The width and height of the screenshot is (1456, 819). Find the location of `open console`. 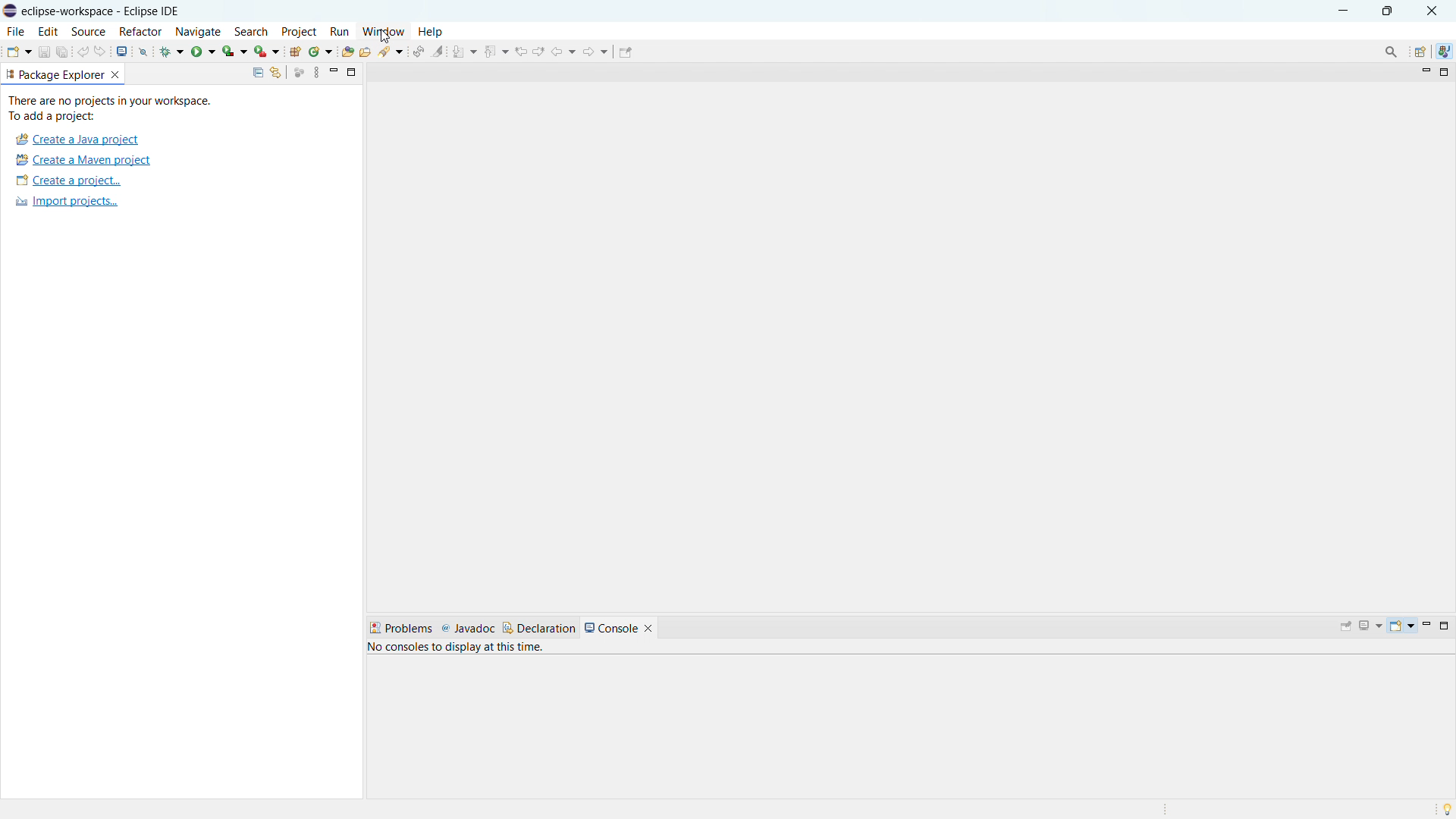

open console is located at coordinates (1401, 626).